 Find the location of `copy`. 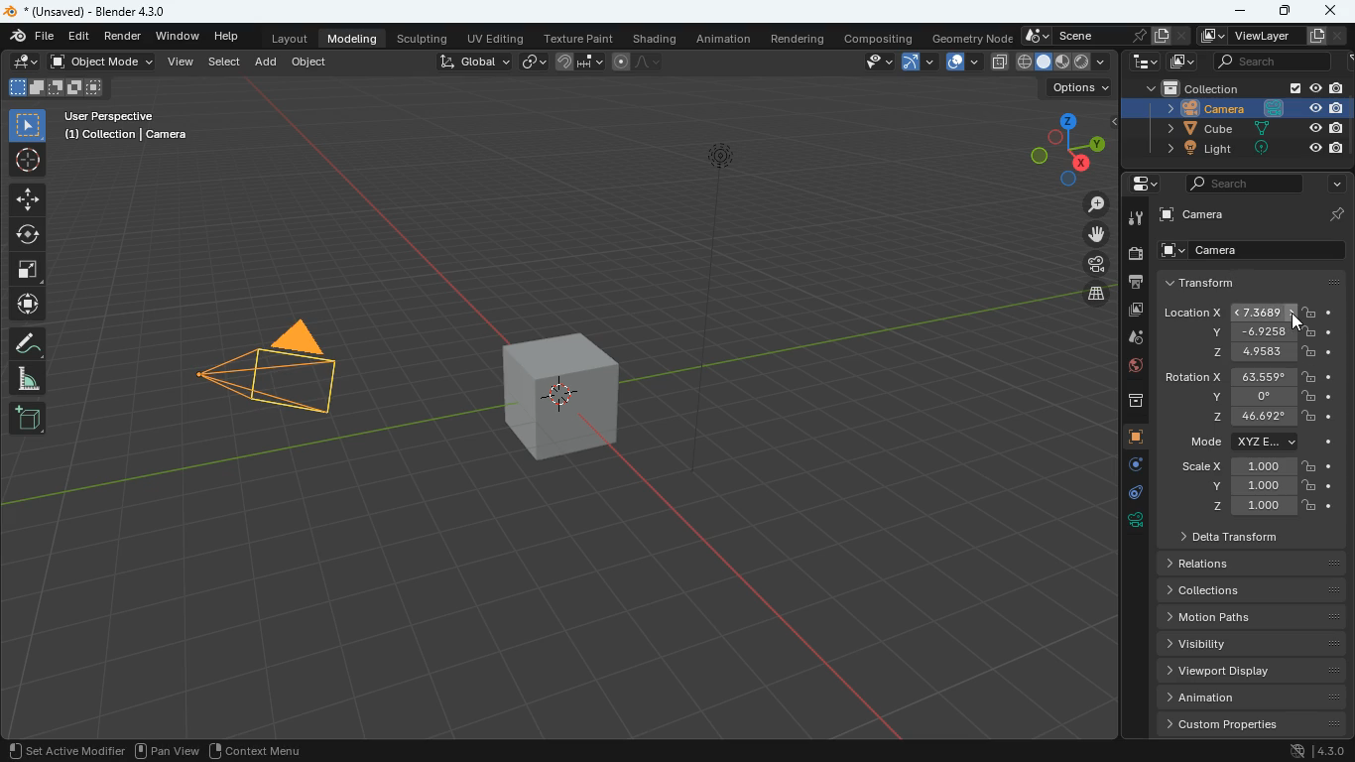

copy is located at coordinates (1162, 36).